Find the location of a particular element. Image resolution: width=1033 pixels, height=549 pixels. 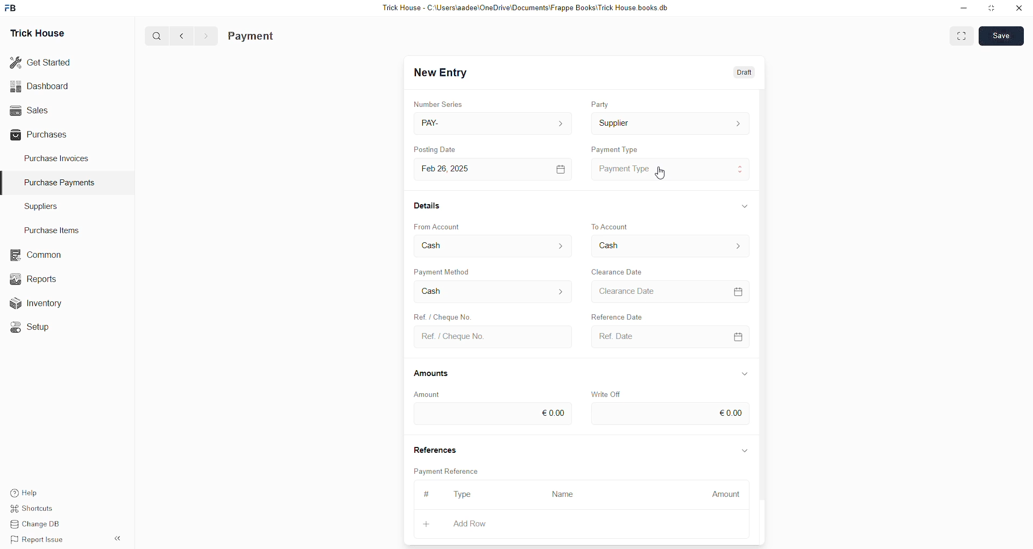

Amount is located at coordinates (433, 394).